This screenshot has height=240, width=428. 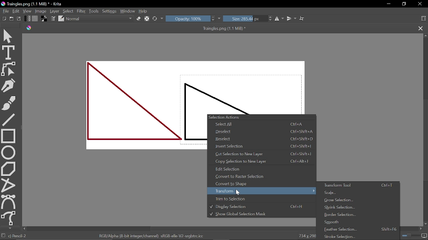 I want to click on Move, so click(x=9, y=35).